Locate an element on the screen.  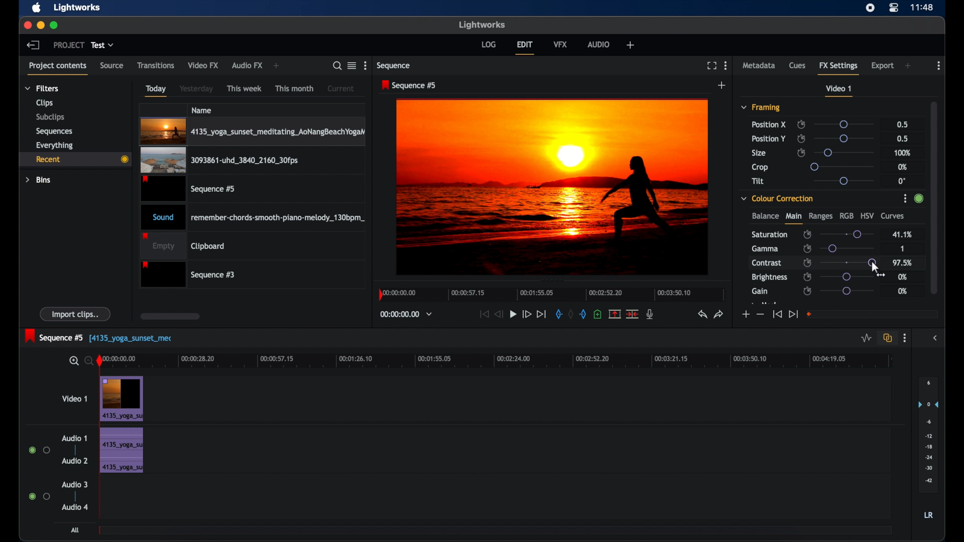
audio clip is located at coordinates (253, 216).